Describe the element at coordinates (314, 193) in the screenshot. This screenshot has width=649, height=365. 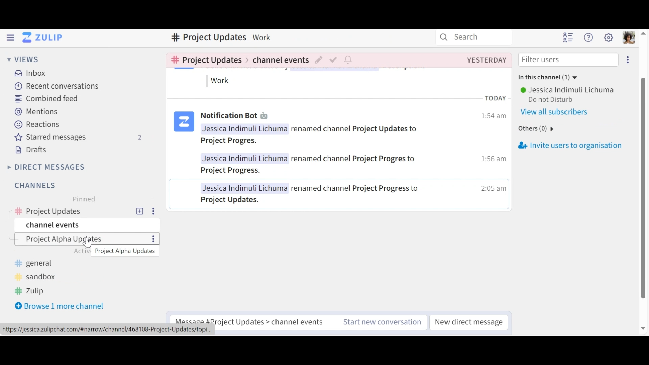
I see `Jessica Indimuli Lichuma renamed channel Project Progress to
Project Updates.` at that location.